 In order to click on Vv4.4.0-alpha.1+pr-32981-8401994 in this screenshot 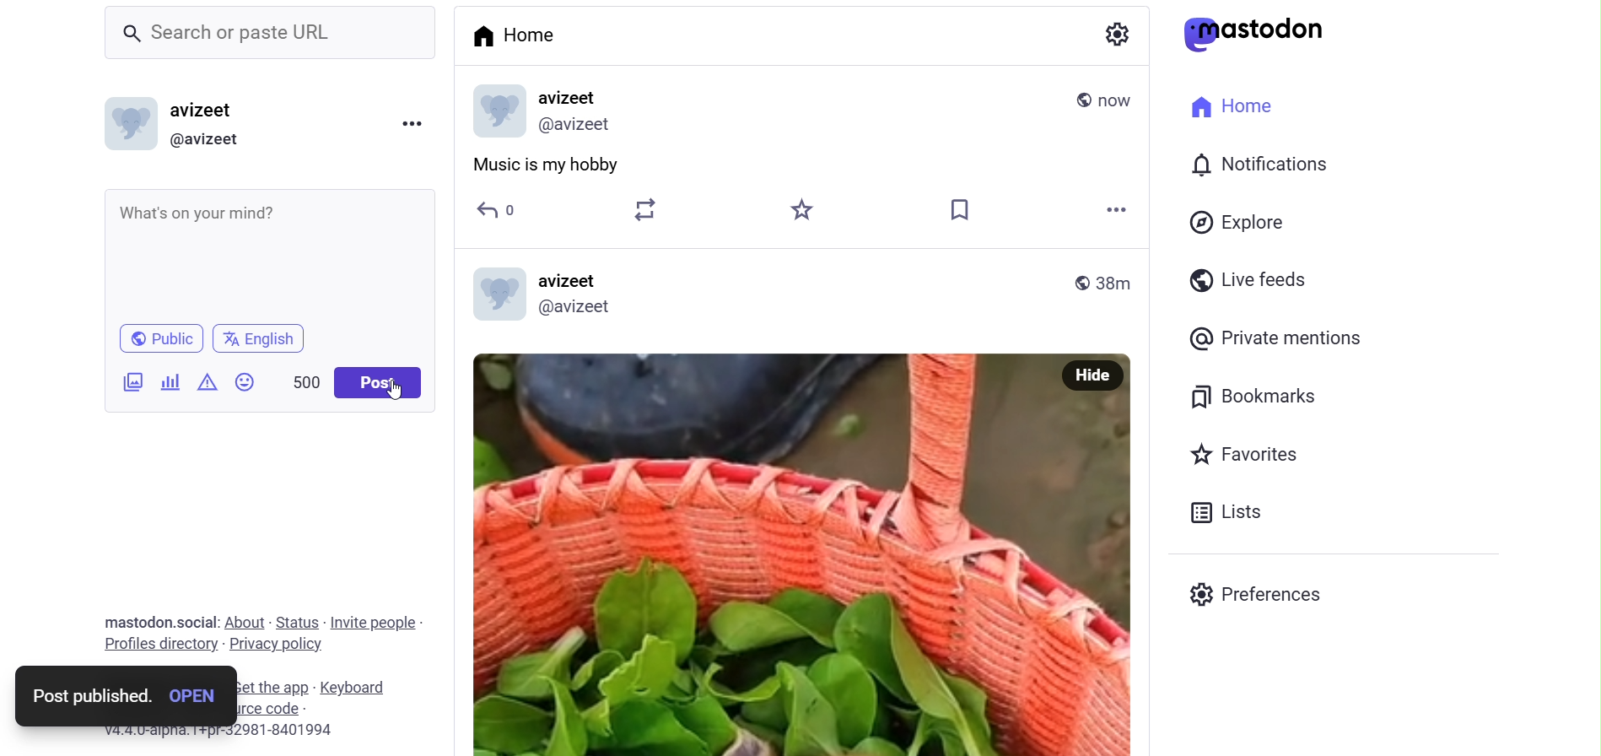, I will do `click(232, 732)`.